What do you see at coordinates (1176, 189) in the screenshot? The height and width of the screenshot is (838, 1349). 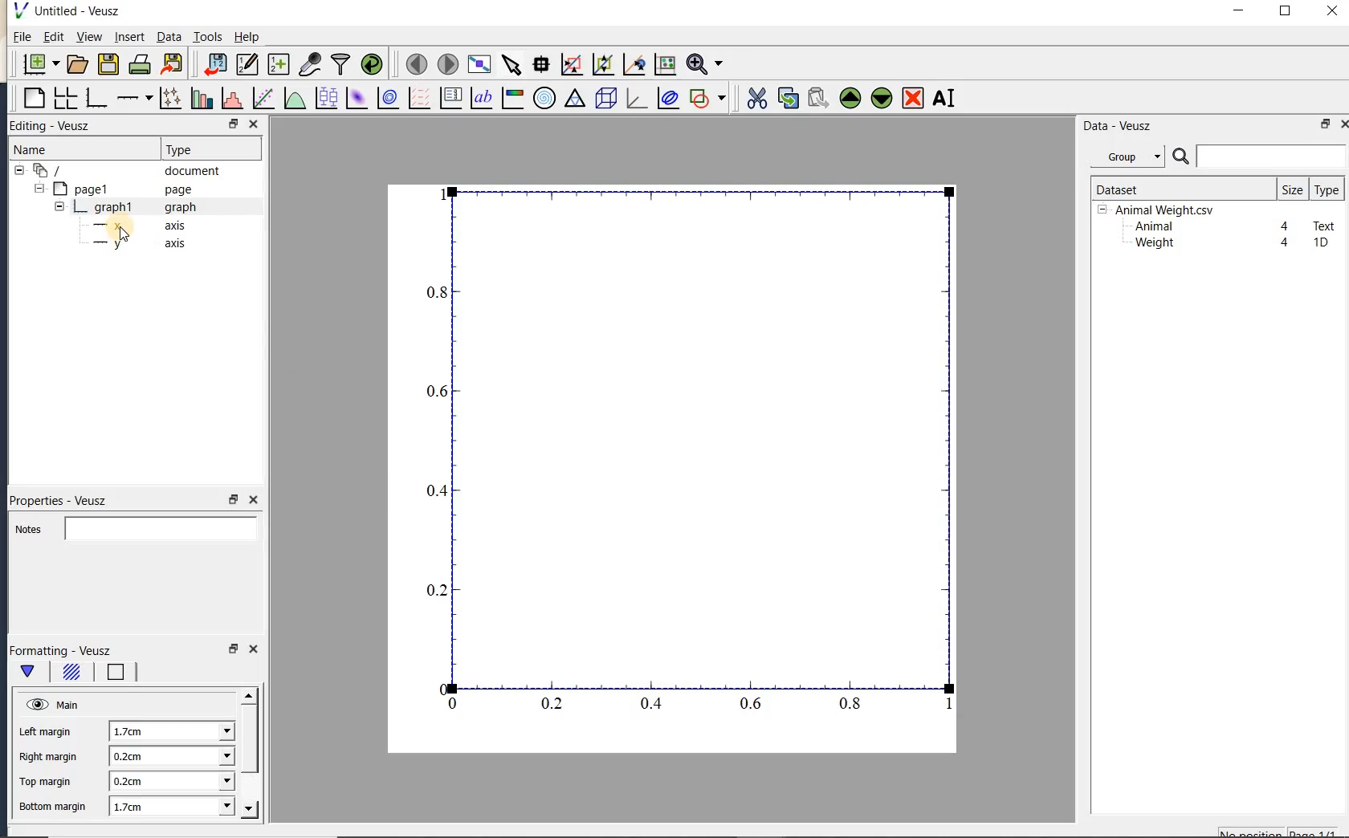 I see `Dataset` at bounding box center [1176, 189].